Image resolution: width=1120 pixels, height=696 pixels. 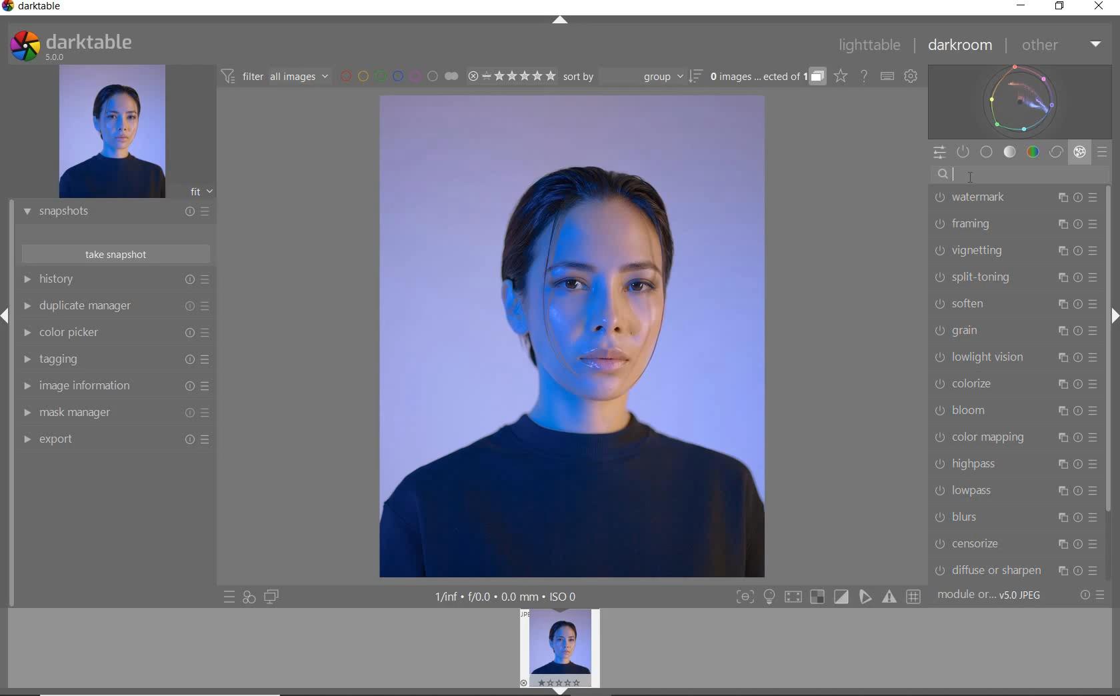 I want to click on RESET OR PRESETS & PREFERENCES, so click(x=1094, y=595).